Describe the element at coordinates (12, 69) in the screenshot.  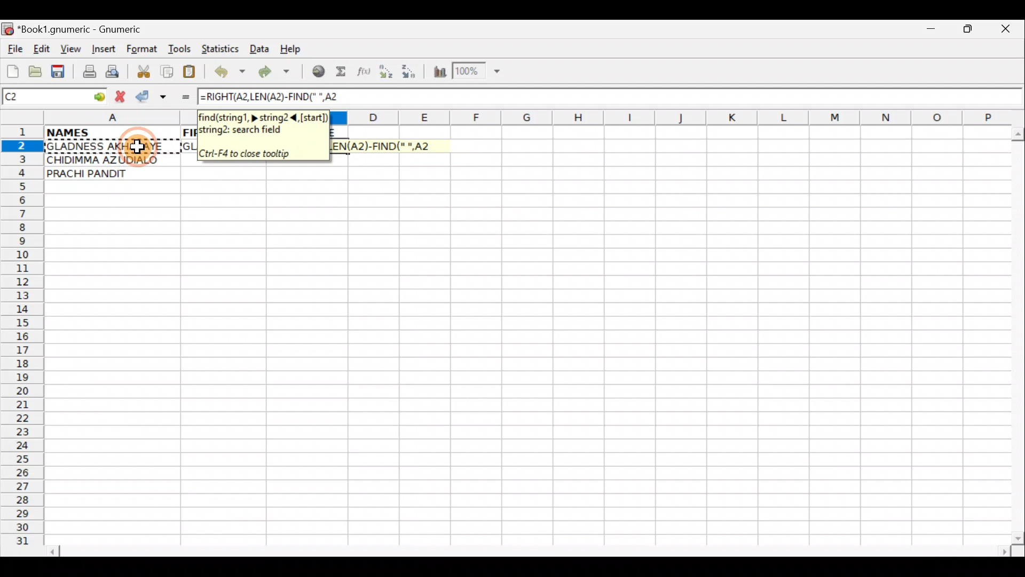
I see `Create new workbook` at that location.